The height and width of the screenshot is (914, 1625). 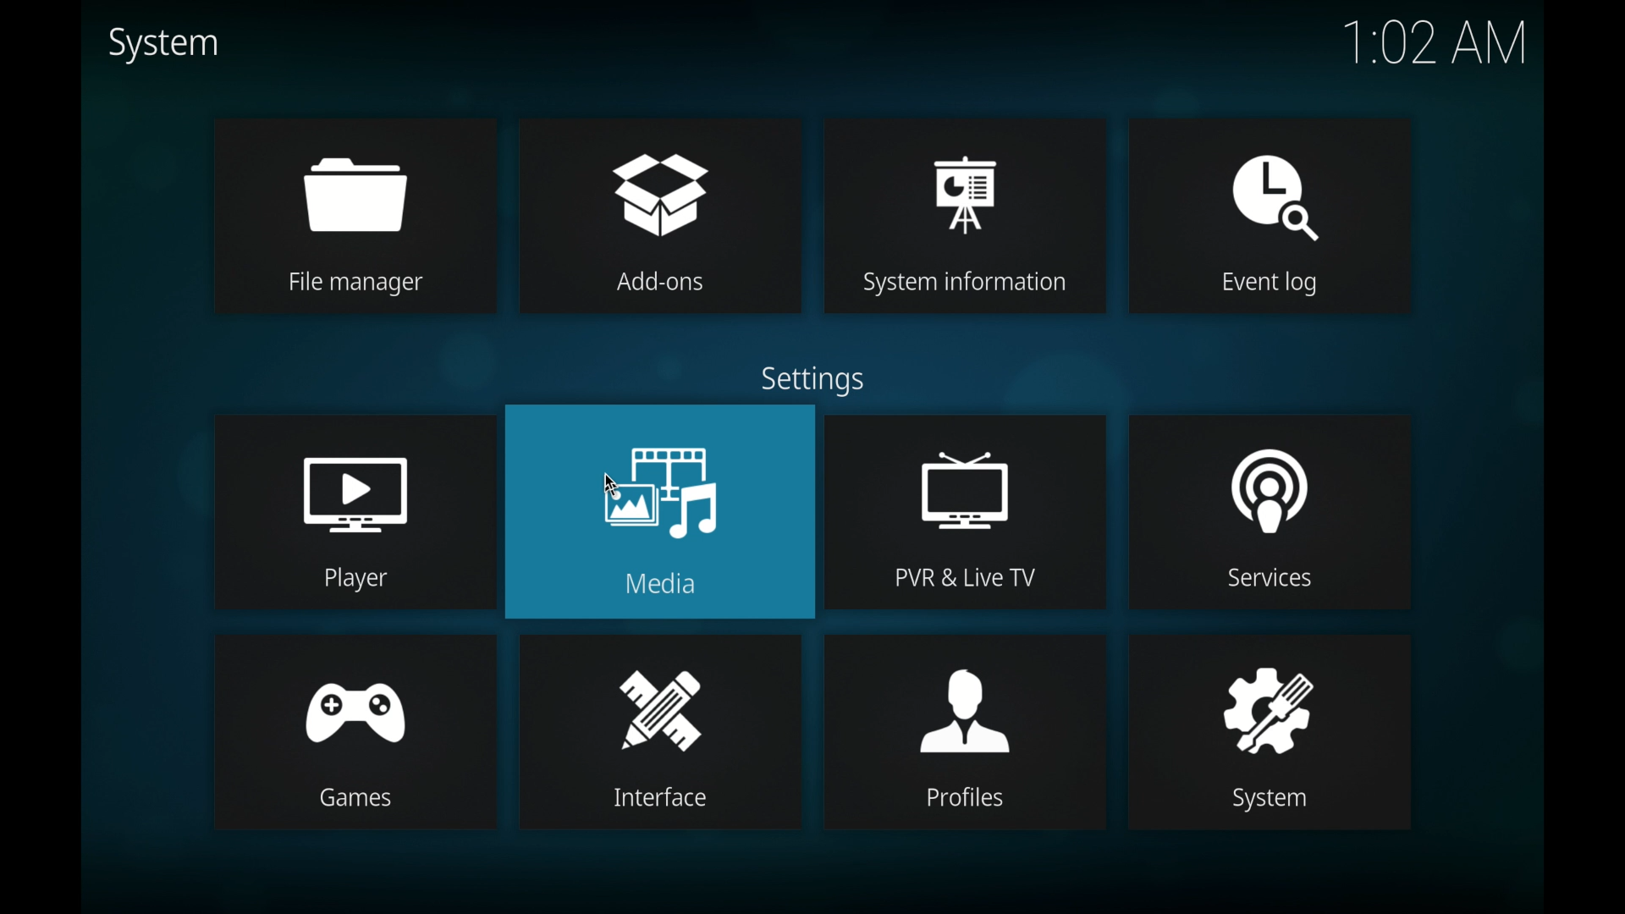 I want to click on Player, so click(x=355, y=579).